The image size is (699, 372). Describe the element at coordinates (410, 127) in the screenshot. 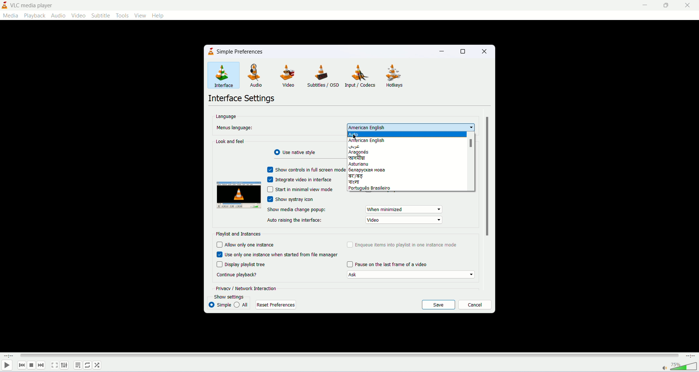

I see `set menu's language` at that location.